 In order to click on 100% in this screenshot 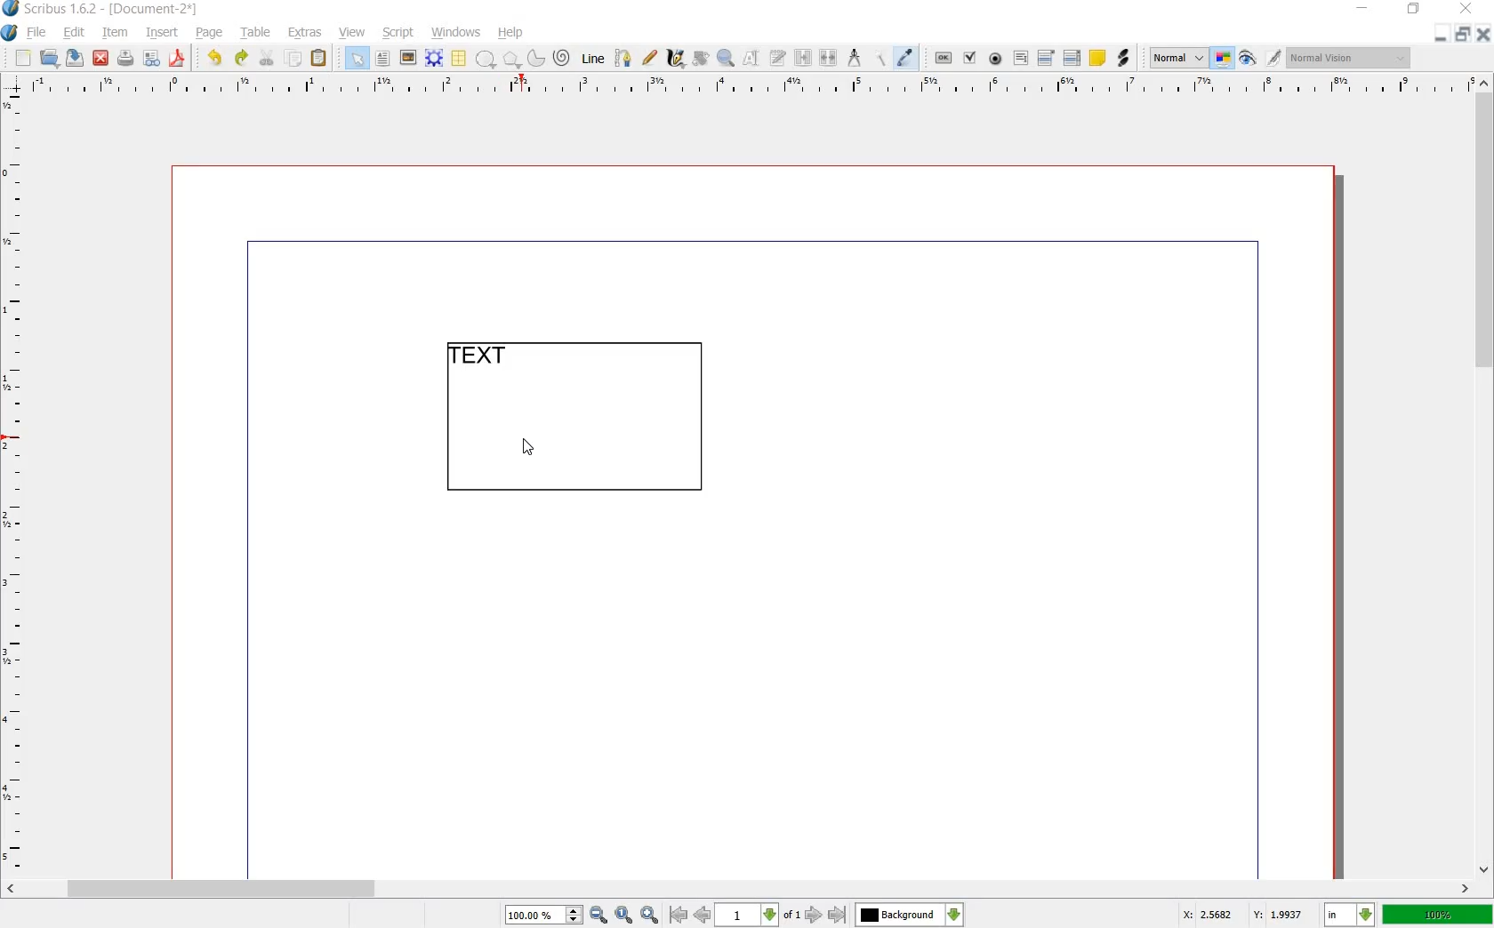, I will do `click(1438, 914)`.